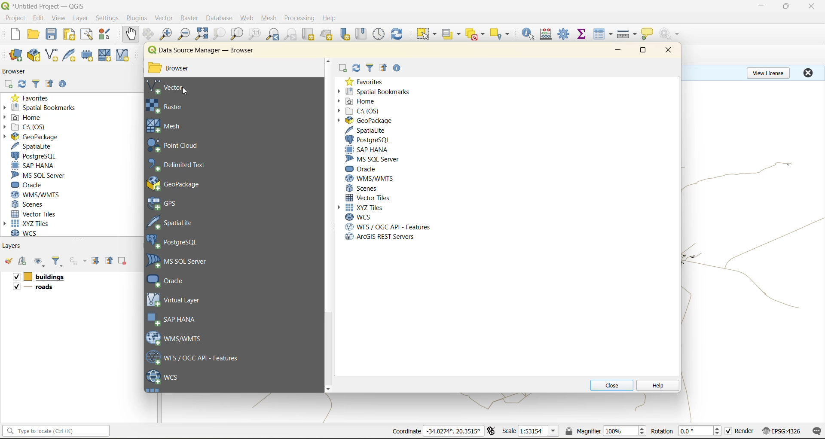  What do you see at coordinates (174, 320) in the screenshot?
I see `sap hana` at bounding box center [174, 320].